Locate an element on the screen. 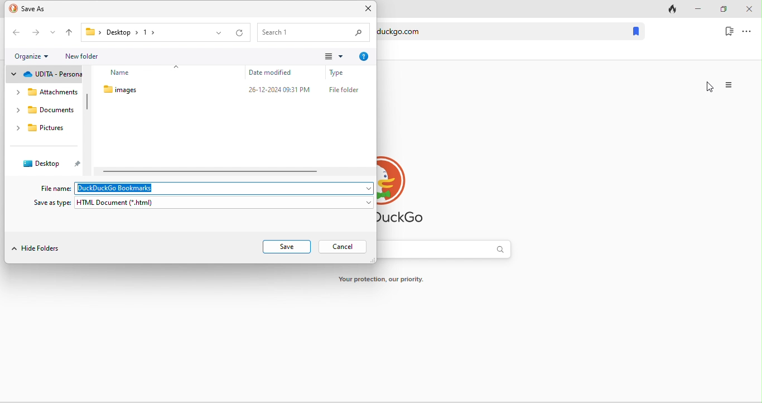 This screenshot has width=762, height=403. up to is located at coordinates (69, 32).